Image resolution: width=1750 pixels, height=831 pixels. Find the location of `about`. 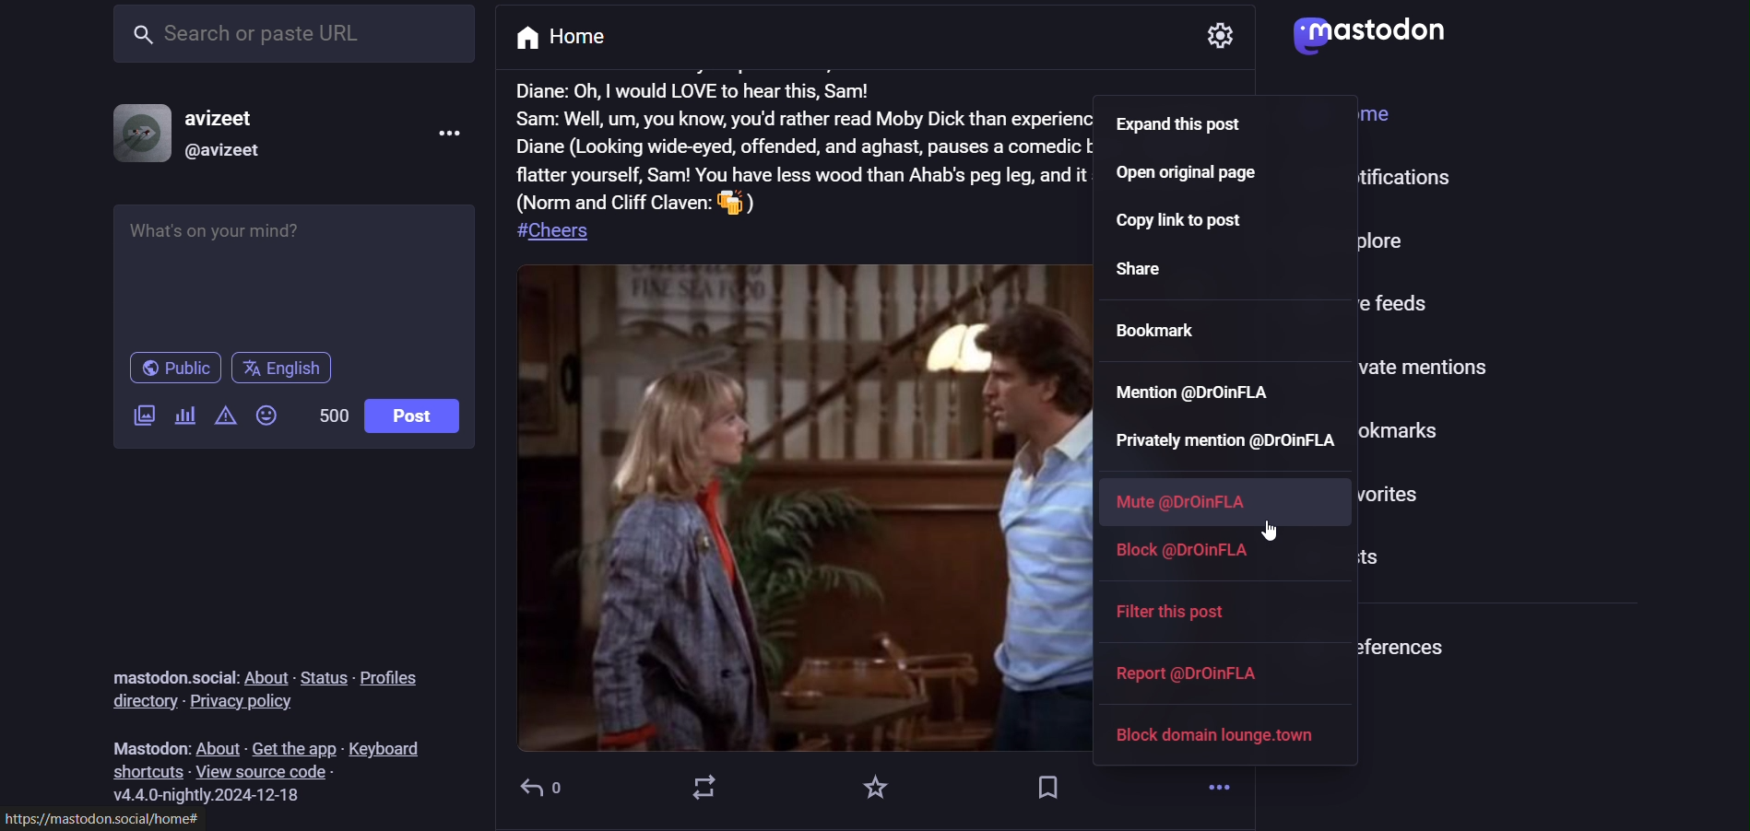

about is located at coordinates (219, 743).